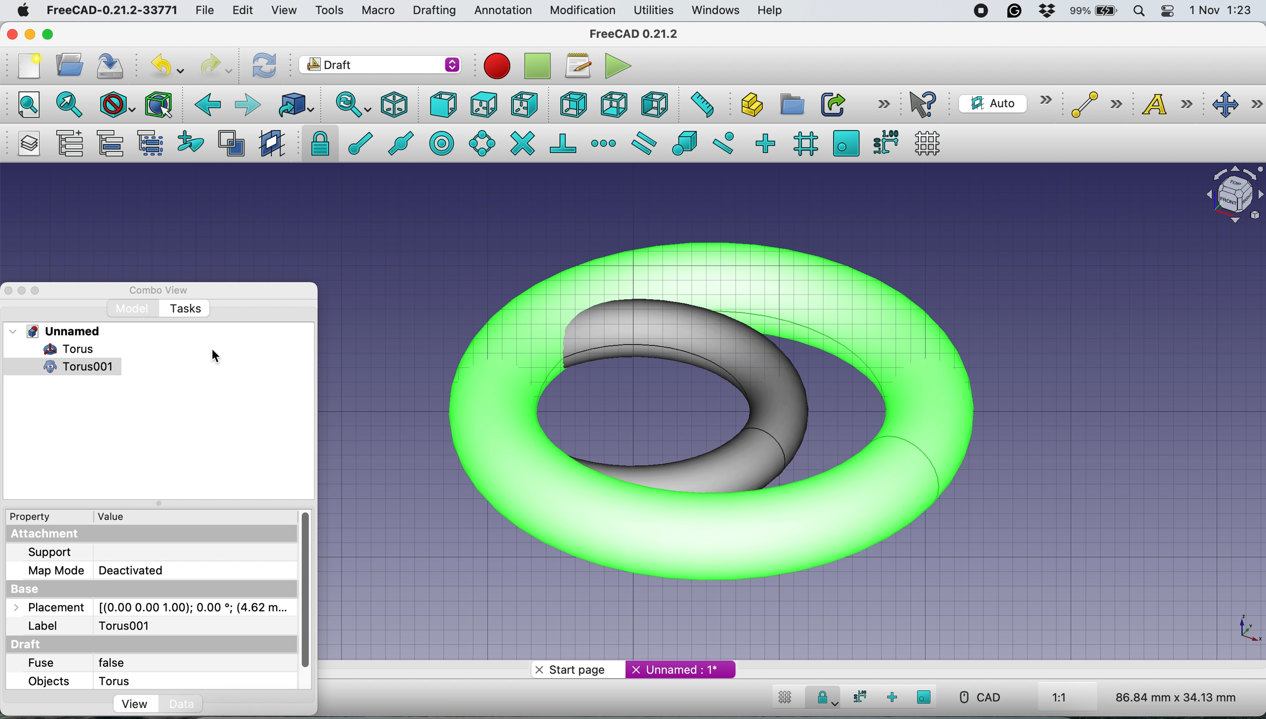 The image size is (1266, 719). What do you see at coordinates (41, 291) in the screenshot?
I see `Toggle Overlay` at bounding box center [41, 291].